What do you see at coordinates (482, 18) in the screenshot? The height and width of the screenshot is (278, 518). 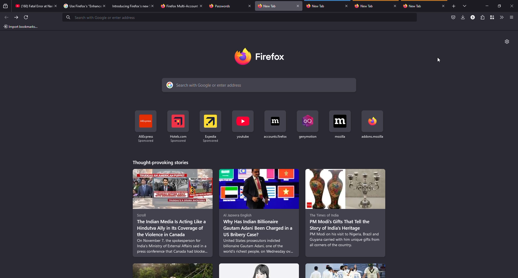 I see `extensions` at bounding box center [482, 18].